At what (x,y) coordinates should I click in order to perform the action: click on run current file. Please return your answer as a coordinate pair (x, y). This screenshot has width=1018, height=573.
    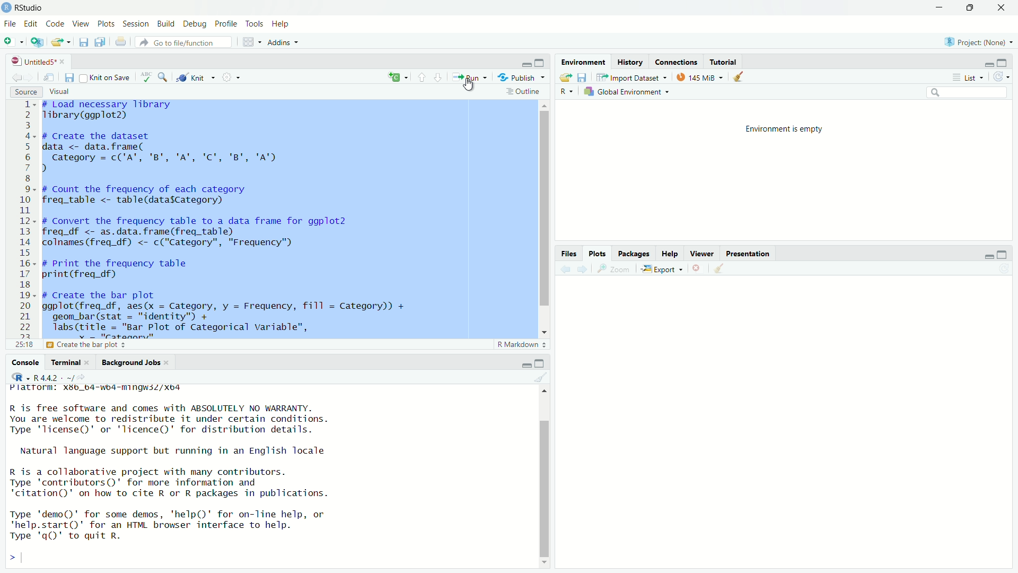
    Looking at the image, I should click on (468, 76).